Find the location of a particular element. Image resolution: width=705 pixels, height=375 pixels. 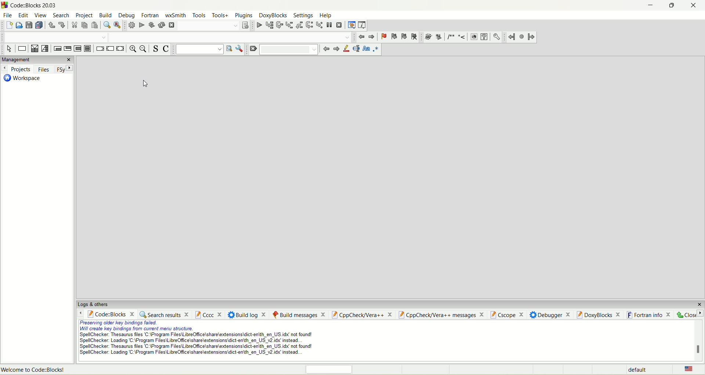

search results is located at coordinates (166, 314).